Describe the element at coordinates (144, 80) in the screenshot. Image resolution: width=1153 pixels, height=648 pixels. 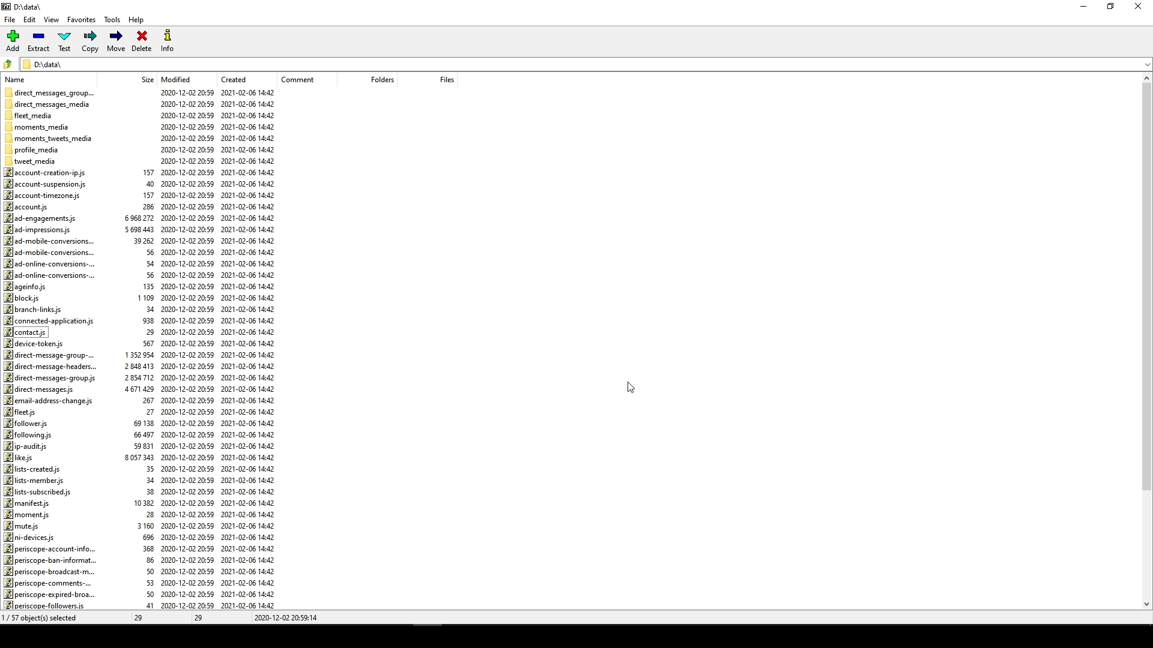
I see `size` at that location.